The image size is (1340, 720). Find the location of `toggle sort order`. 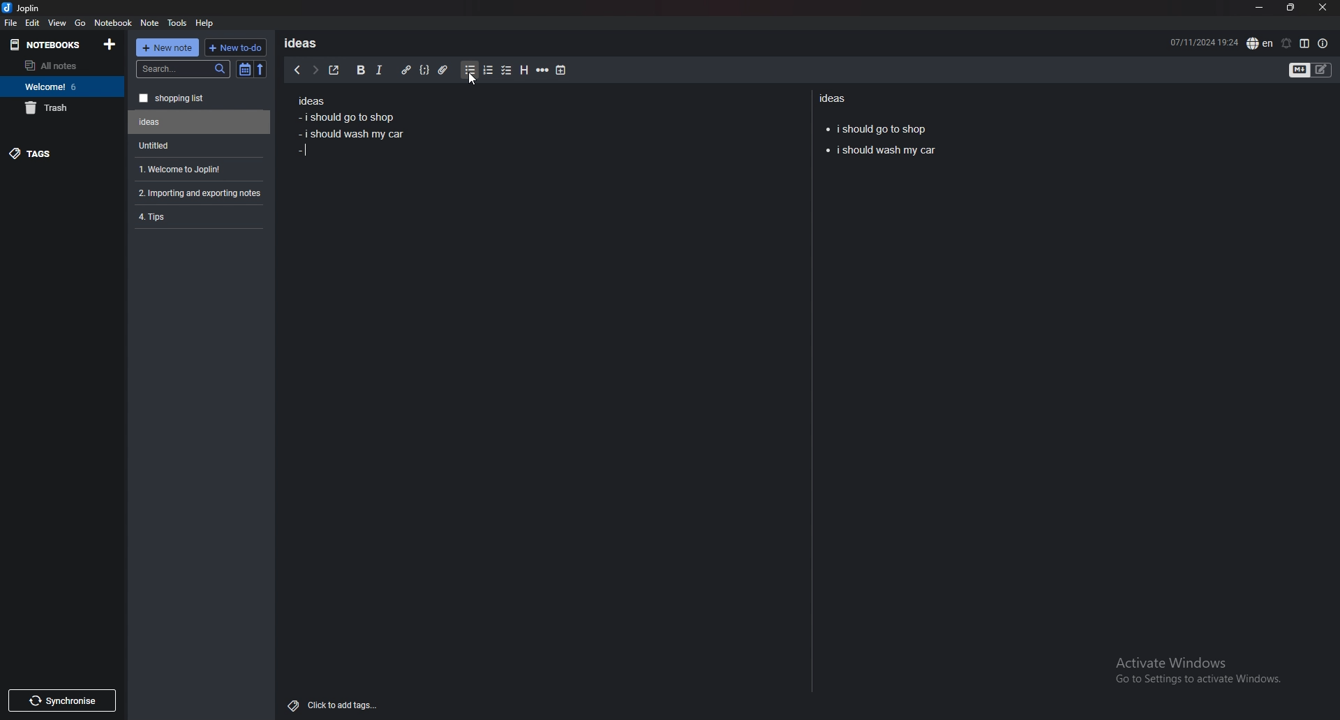

toggle sort order is located at coordinates (245, 70).